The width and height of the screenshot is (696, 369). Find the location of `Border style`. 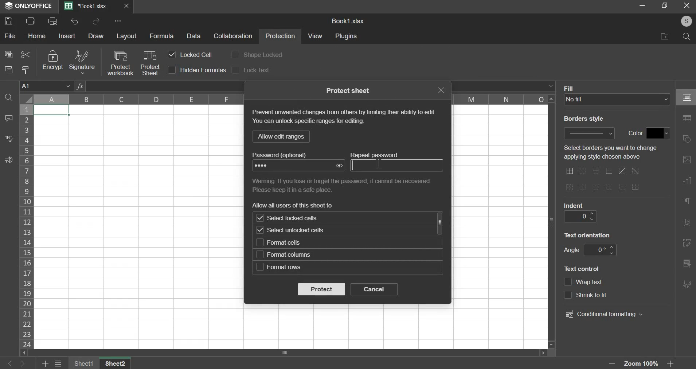

Border style is located at coordinates (587, 120).